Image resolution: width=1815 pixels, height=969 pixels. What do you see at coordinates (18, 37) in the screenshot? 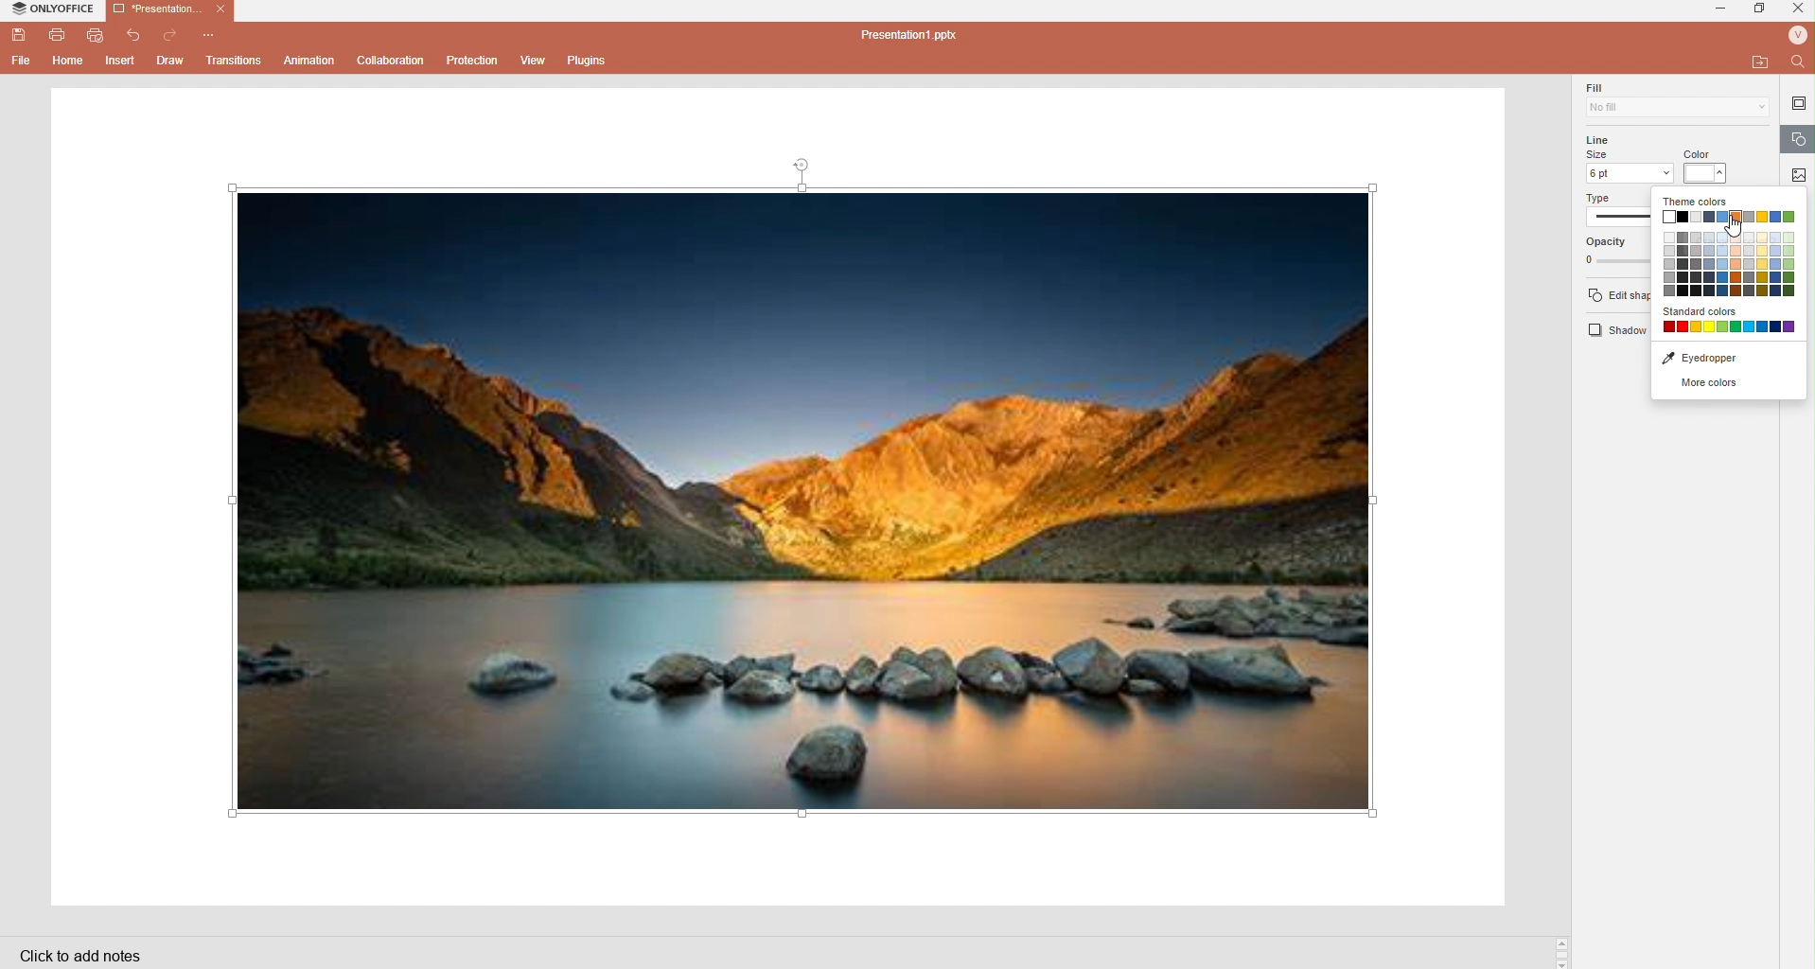
I see `Save file` at bounding box center [18, 37].